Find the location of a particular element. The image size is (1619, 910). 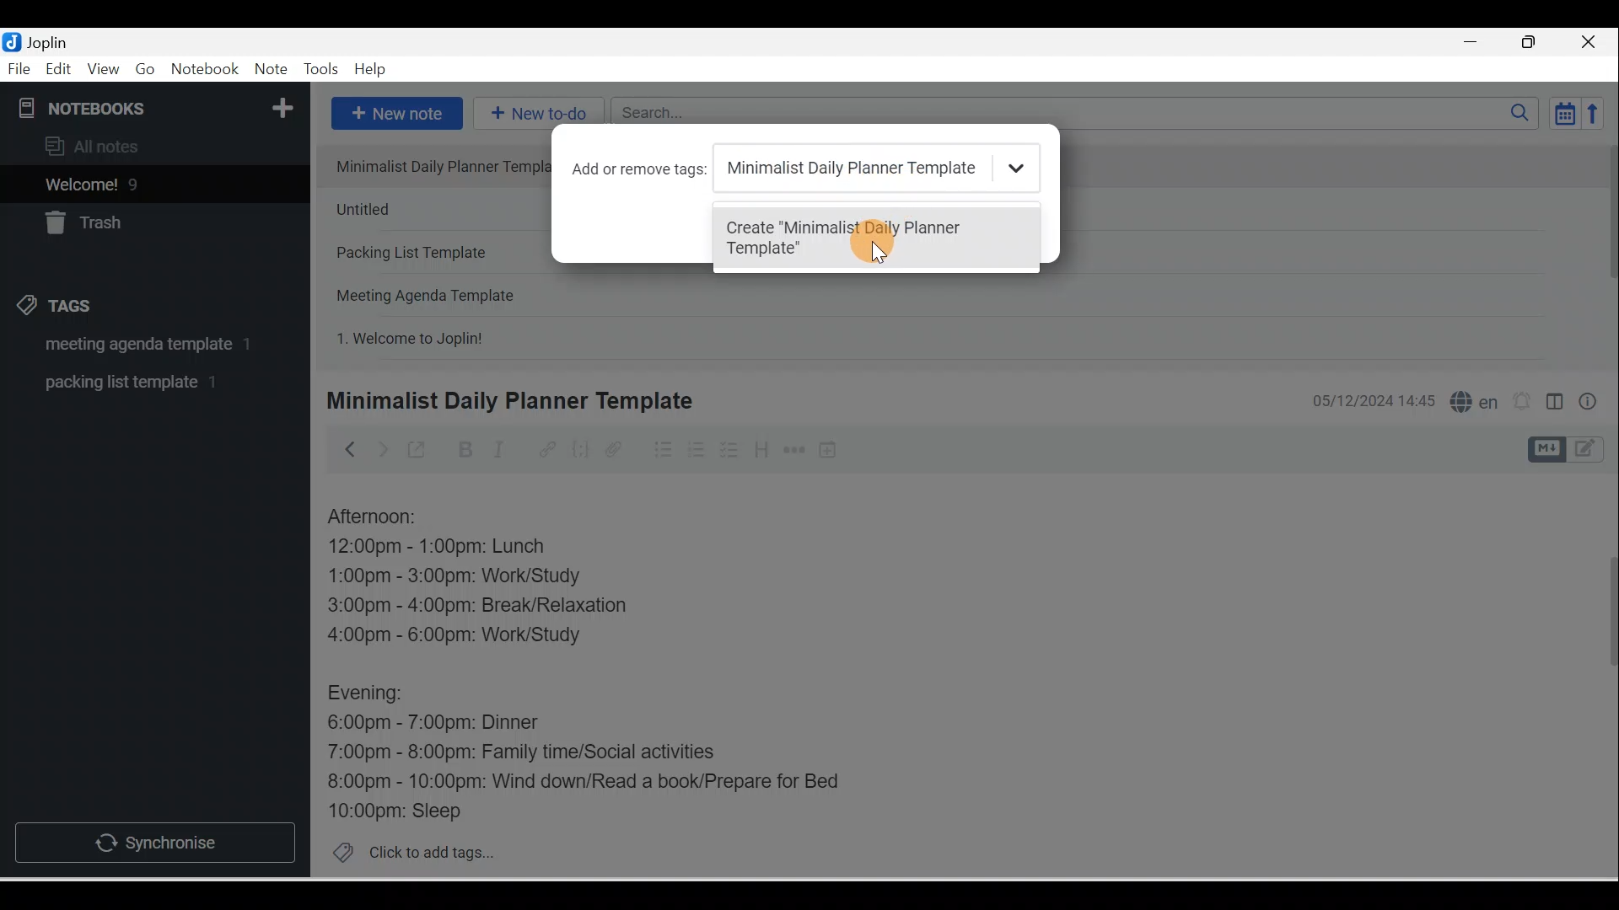

Go is located at coordinates (148, 70).